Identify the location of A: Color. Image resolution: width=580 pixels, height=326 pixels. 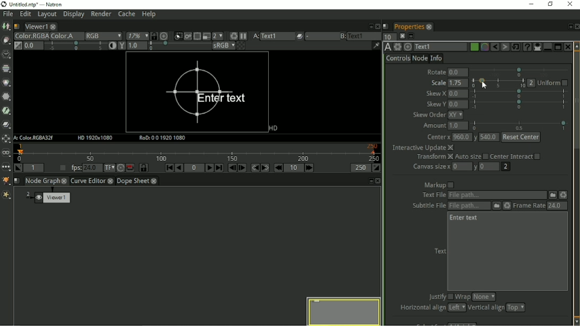
(35, 138).